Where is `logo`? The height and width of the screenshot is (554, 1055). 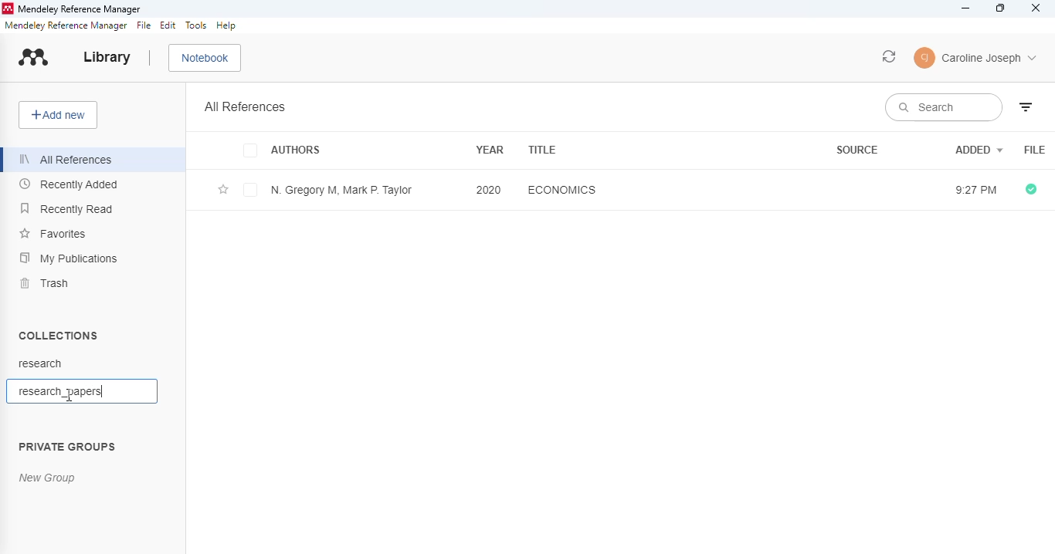 logo is located at coordinates (7, 9).